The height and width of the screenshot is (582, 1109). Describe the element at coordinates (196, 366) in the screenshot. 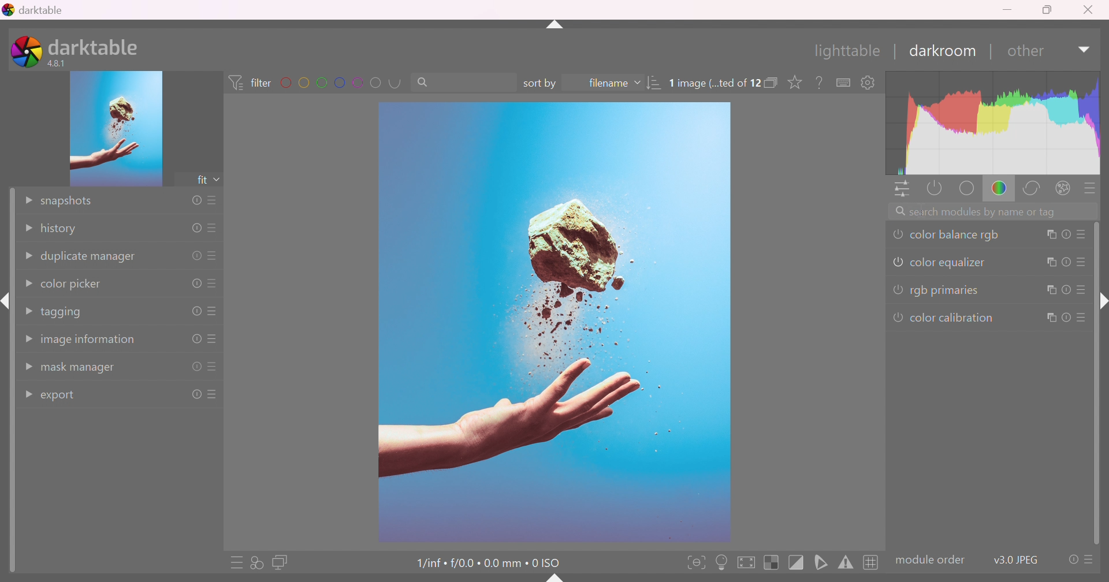

I see `reset` at that location.